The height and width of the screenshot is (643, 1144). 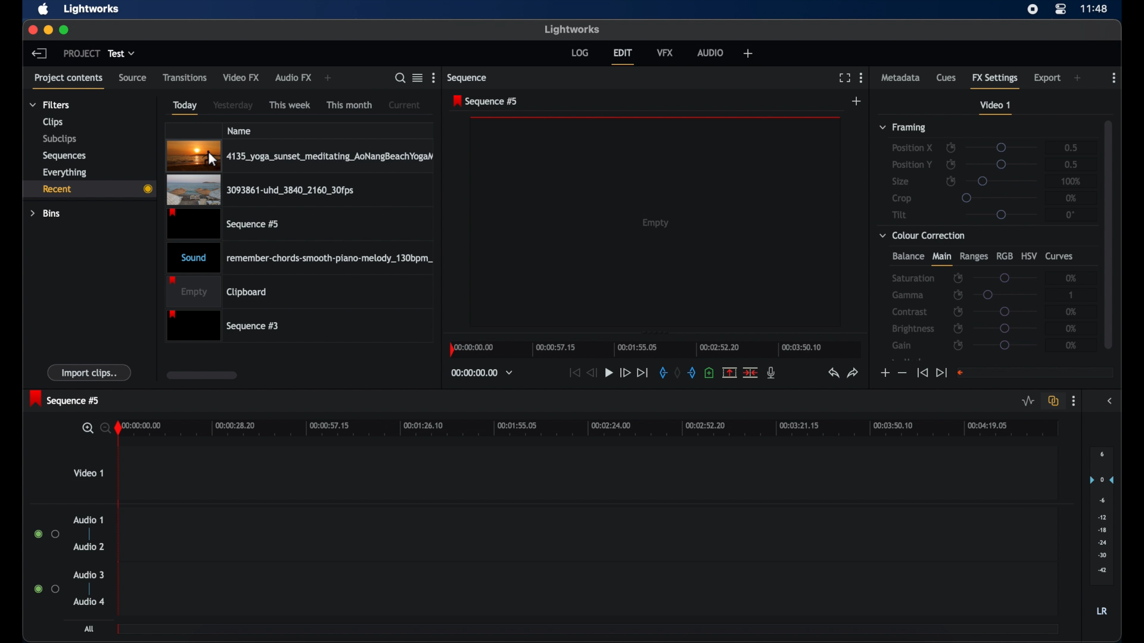 I want to click on sequences, so click(x=64, y=155).